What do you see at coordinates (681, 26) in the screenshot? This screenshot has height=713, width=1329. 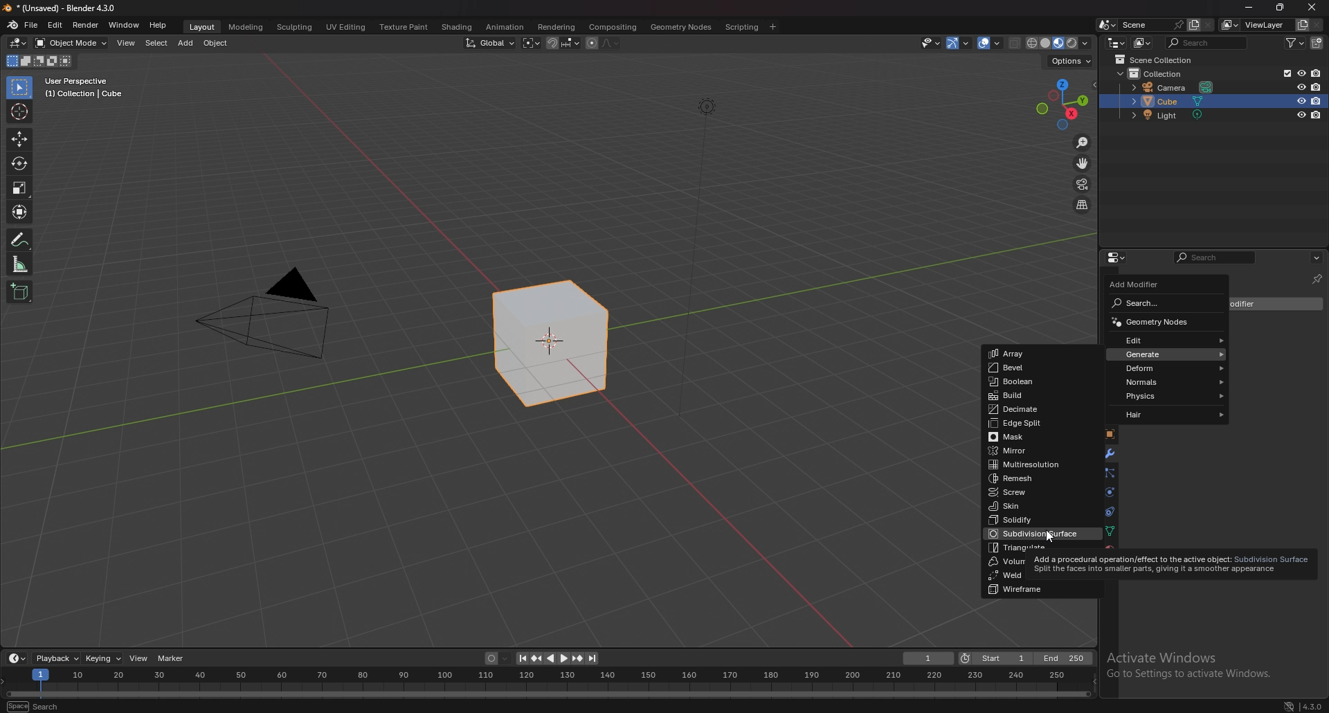 I see `geometry nodes` at bounding box center [681, 26].